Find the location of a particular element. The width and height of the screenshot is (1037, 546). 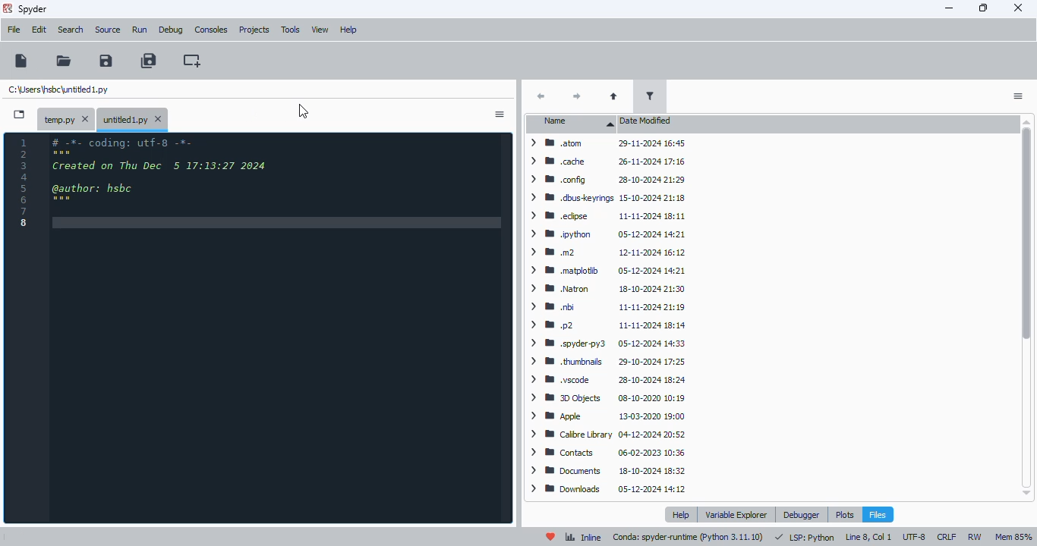

> IB Calibre Library 04-12-2024 20:52 is located at coordinates (606, 435).